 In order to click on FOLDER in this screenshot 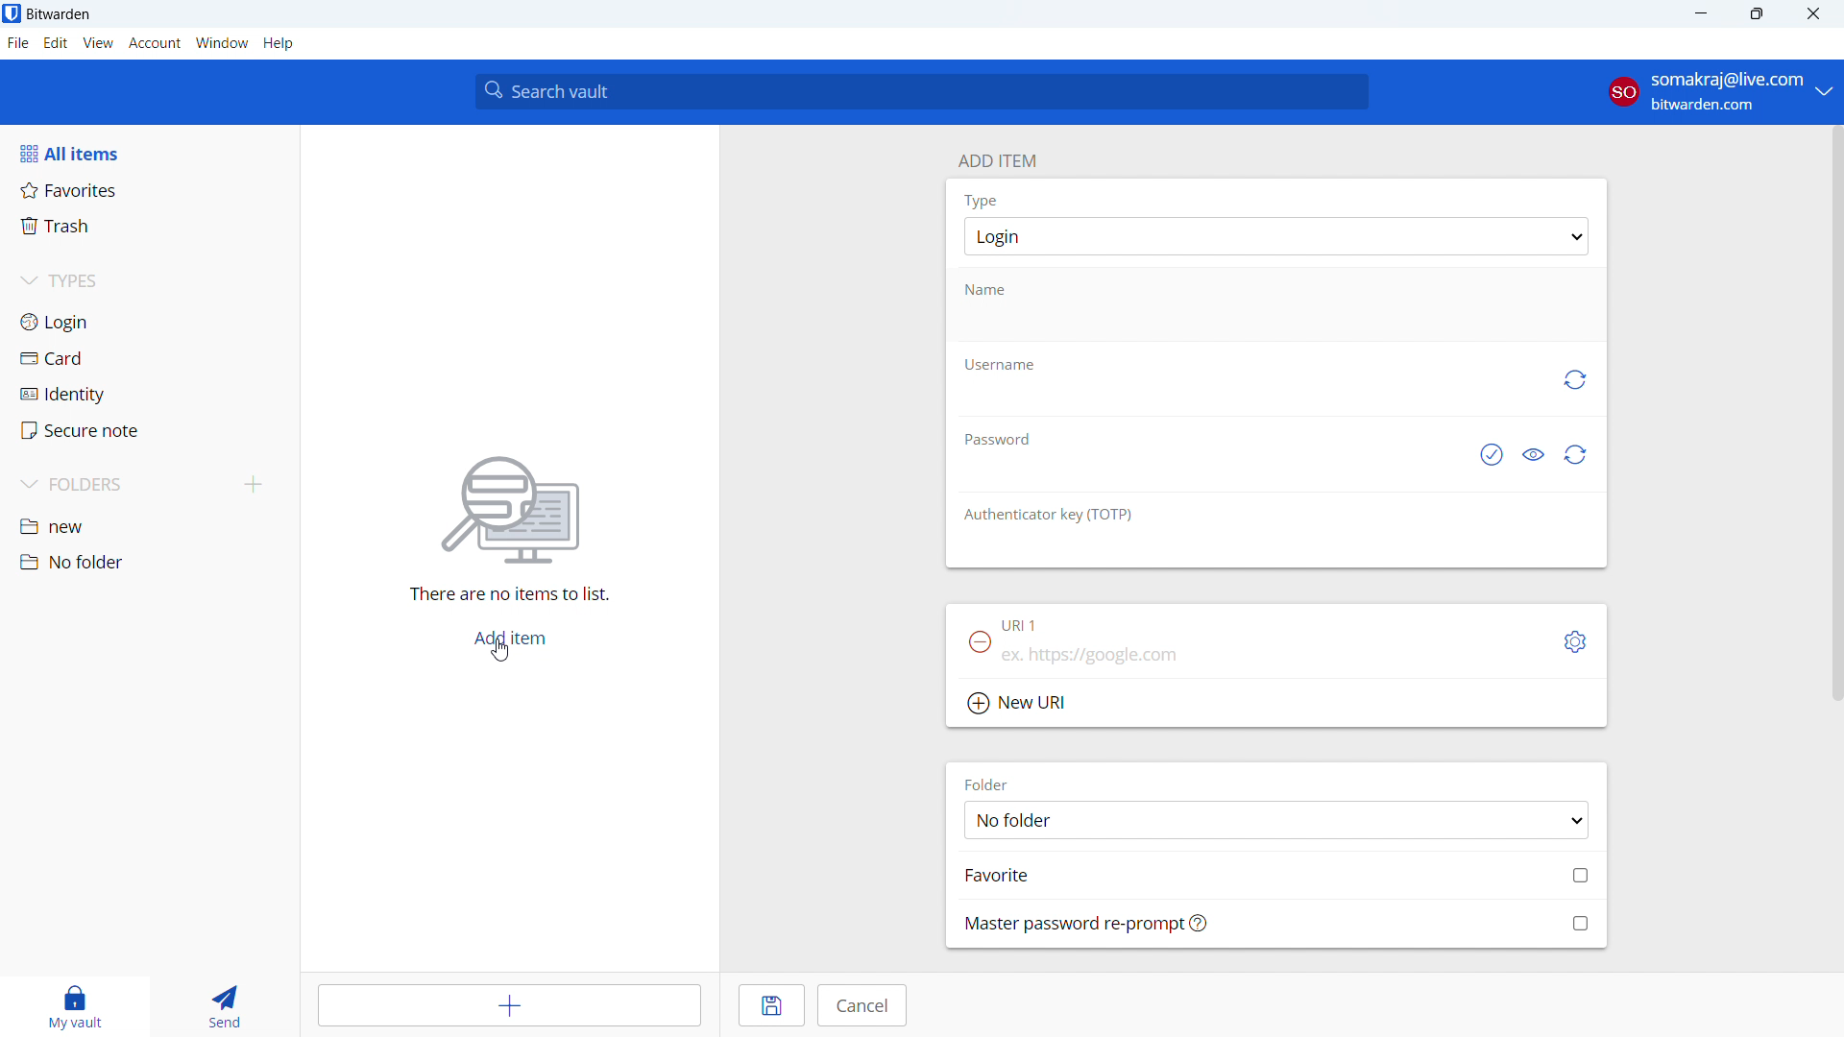, I will do `click(992, 784)`.